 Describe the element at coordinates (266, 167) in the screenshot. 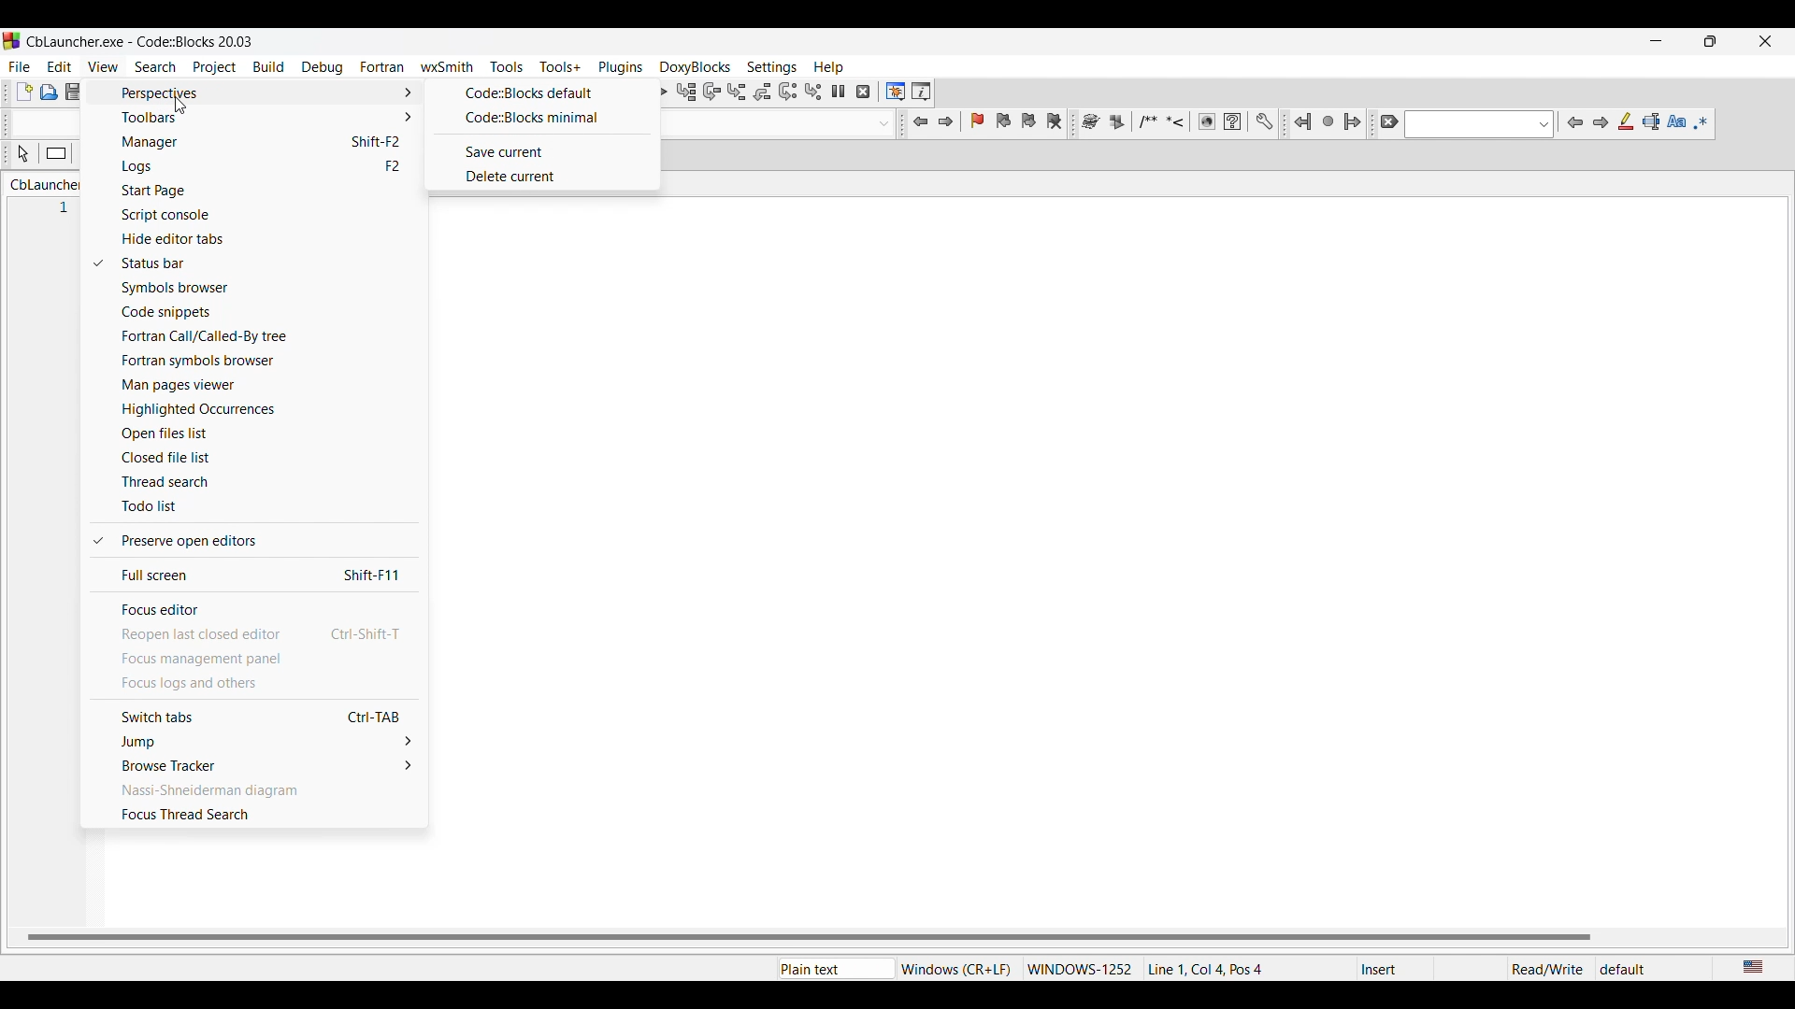

I see `Logs` at that location.